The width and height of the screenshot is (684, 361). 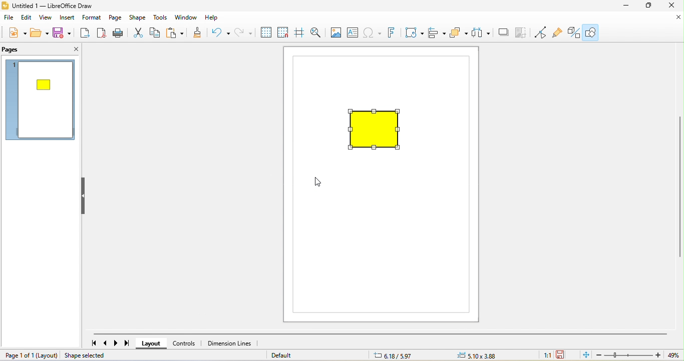 What do you see at coordinates (623, 6) in the screenshot?
I see `minimize` at bounding box center [623, 6].